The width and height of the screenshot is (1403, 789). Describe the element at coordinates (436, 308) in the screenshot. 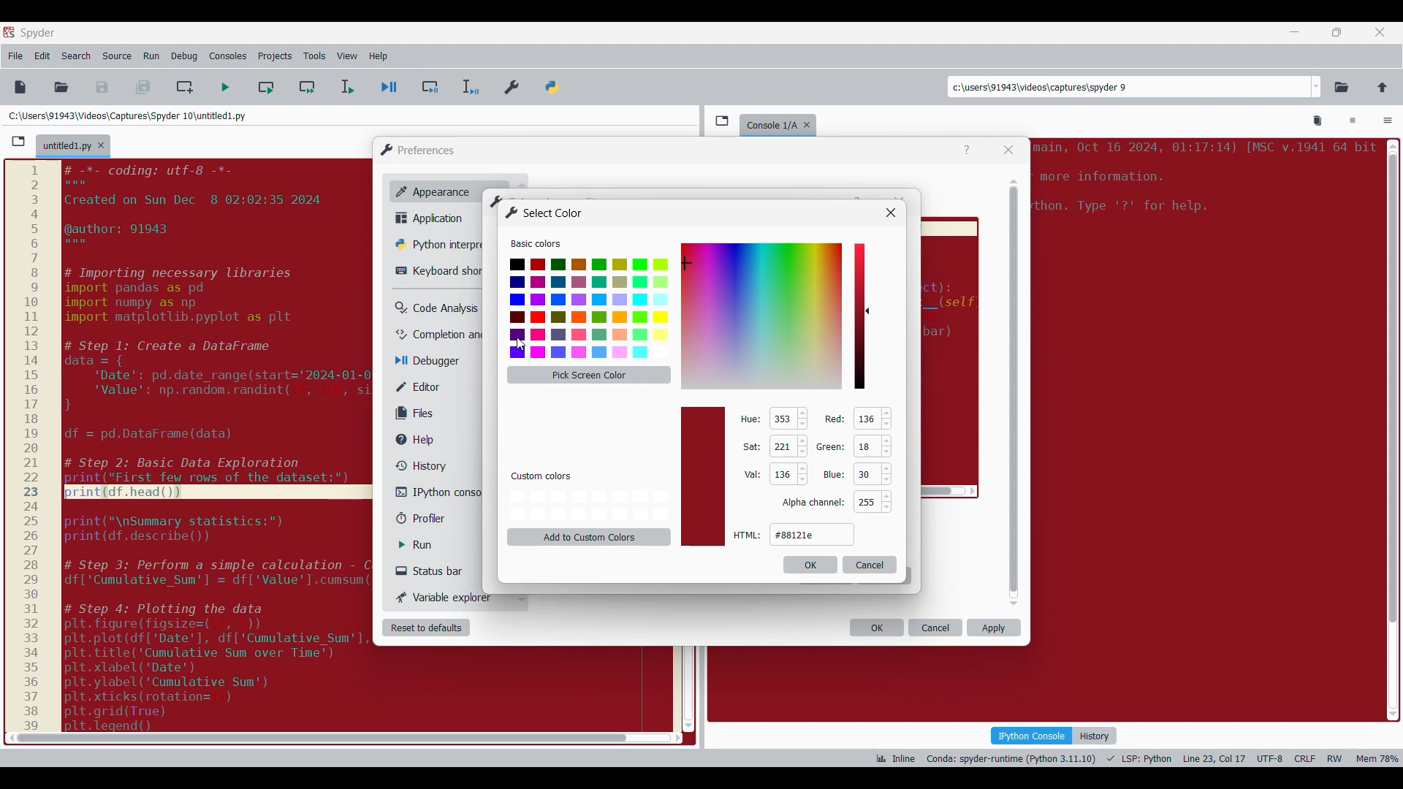

I see `Code analysis` at that location.